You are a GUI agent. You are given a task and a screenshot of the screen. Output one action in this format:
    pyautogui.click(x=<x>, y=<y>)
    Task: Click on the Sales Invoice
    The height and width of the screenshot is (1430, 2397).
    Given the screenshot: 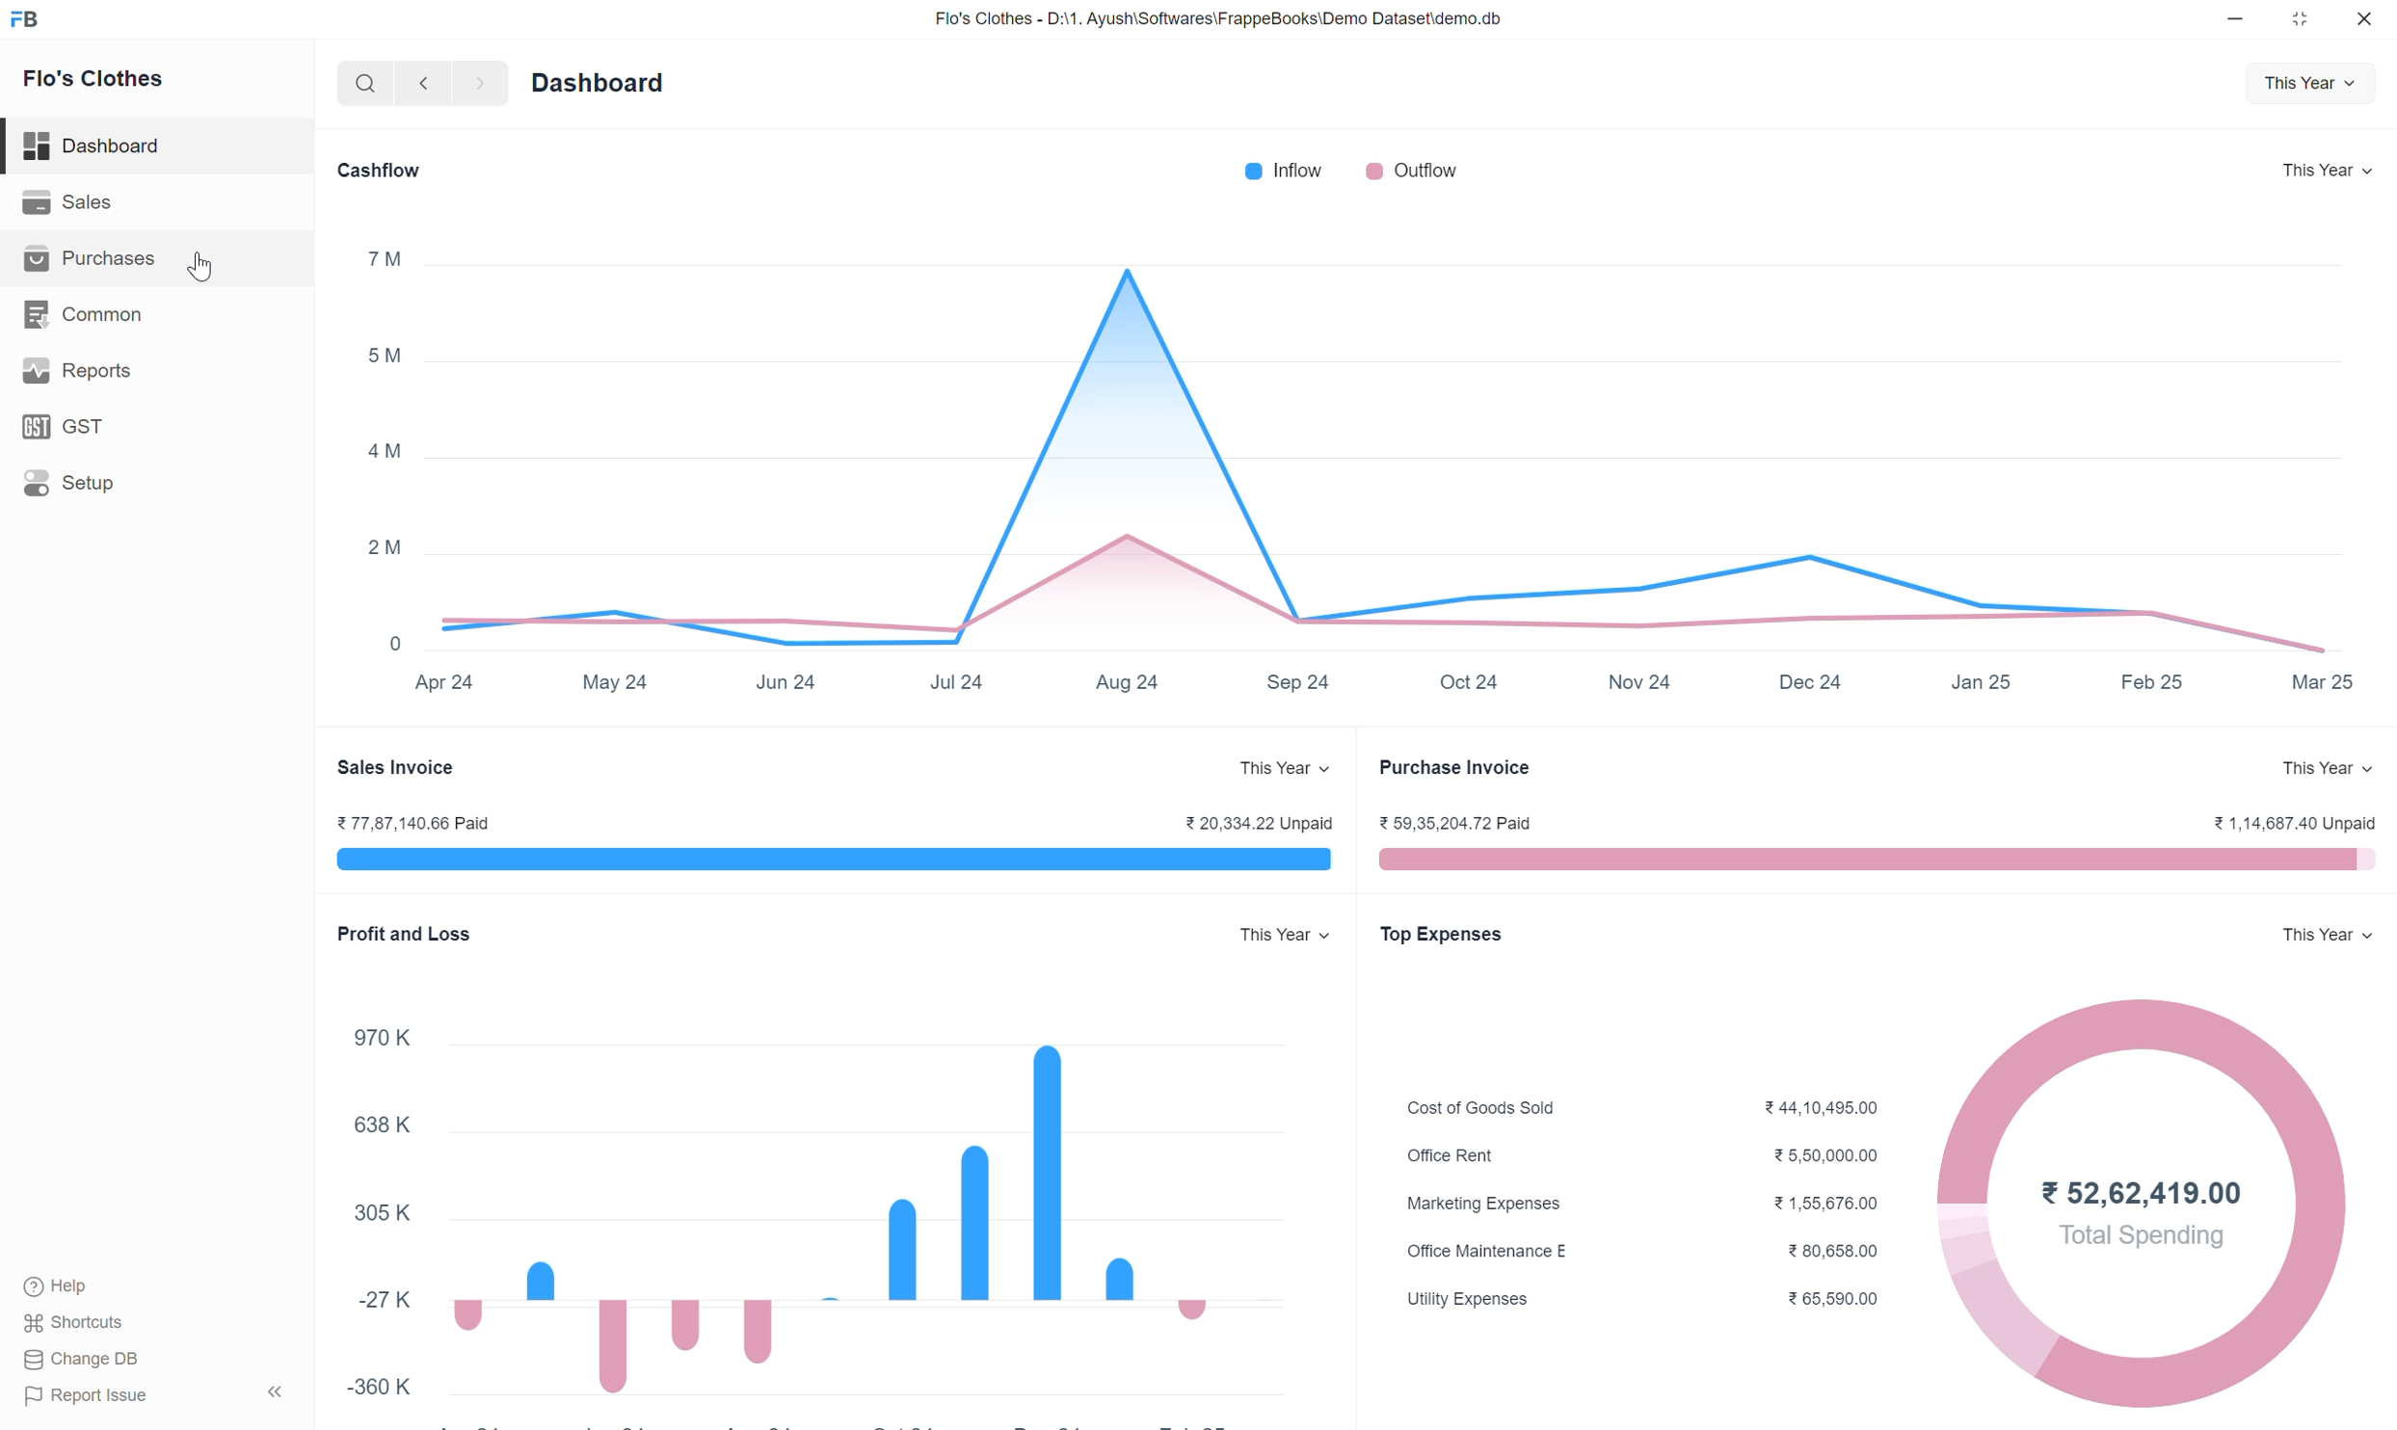 What is the action you would take?
    pyautogui.click(x=395, y=767)
    